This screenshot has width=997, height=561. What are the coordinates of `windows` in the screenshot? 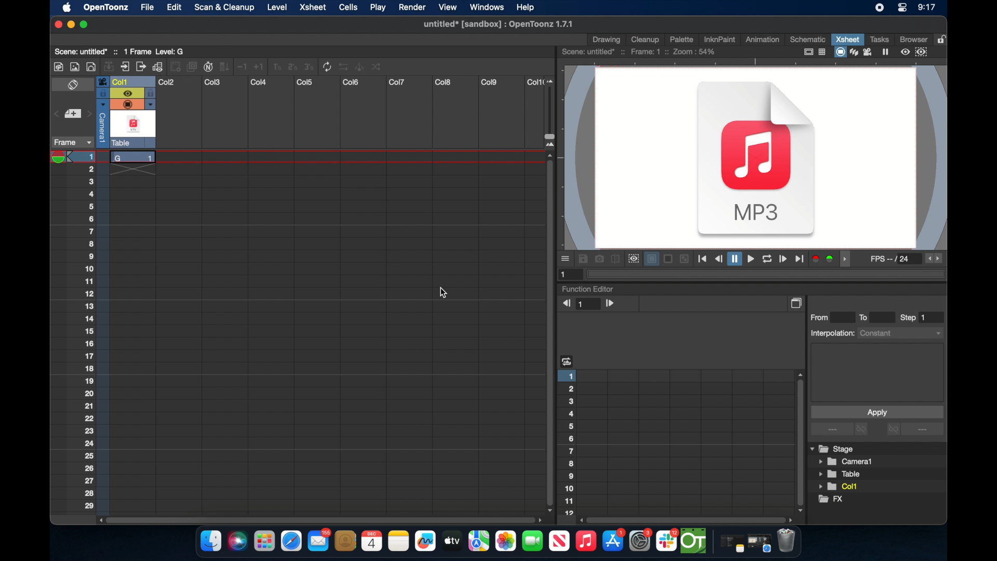 It's located at (487, 7).